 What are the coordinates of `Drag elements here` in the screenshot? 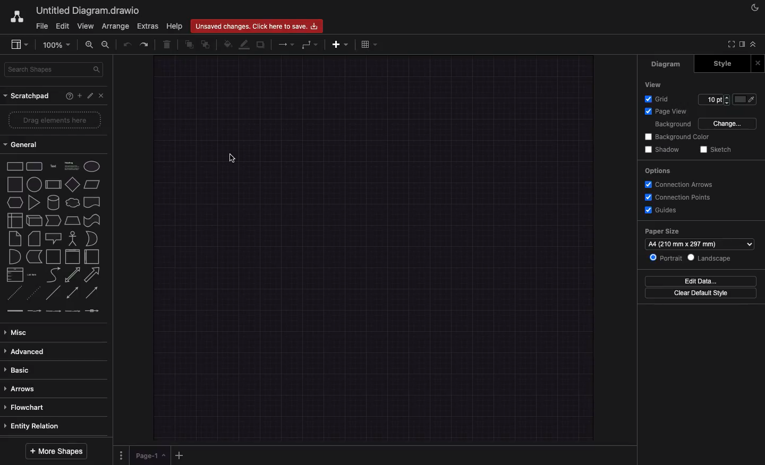 It's located at (55, 120).